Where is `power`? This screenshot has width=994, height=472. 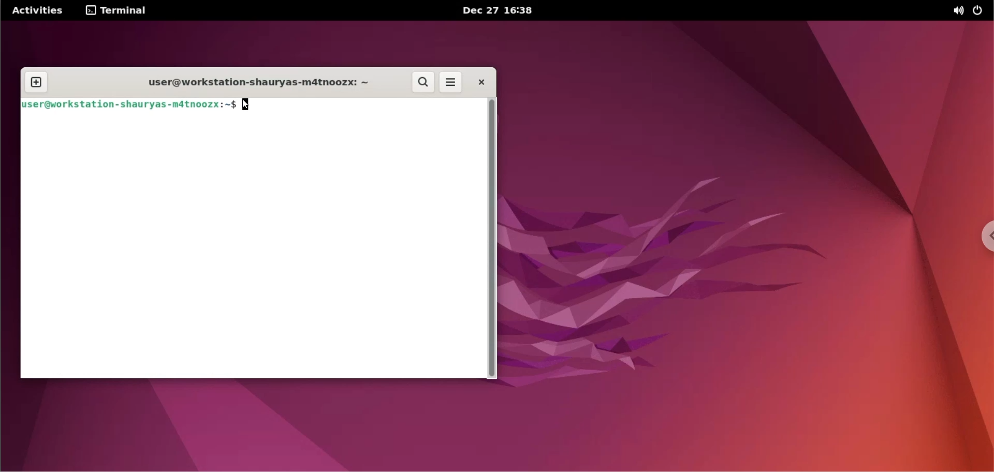
power is located at coordinates (980, 10).